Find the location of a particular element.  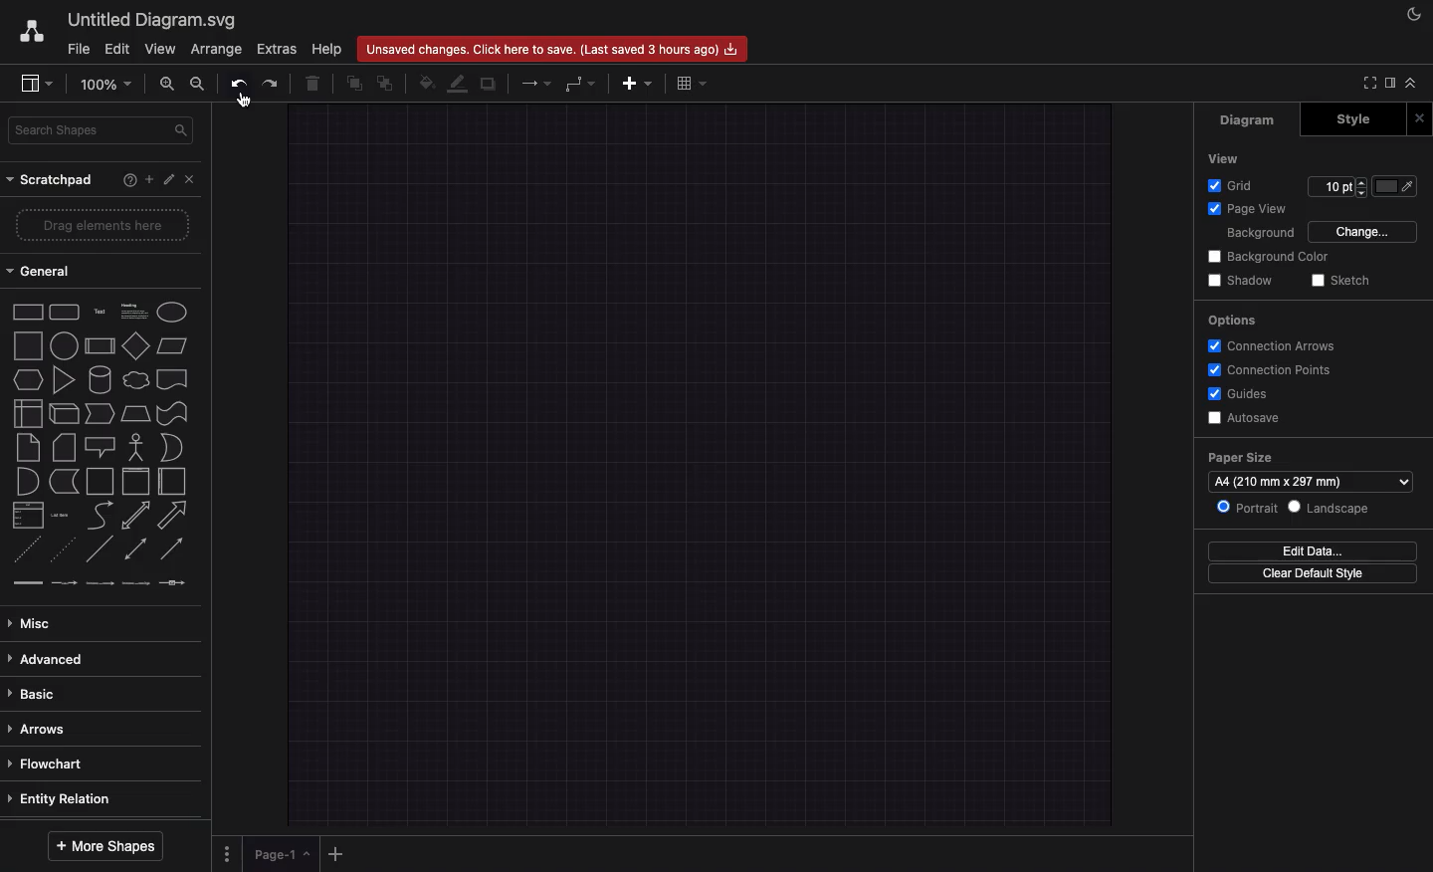

Basic is located at coordinates (37, 694).